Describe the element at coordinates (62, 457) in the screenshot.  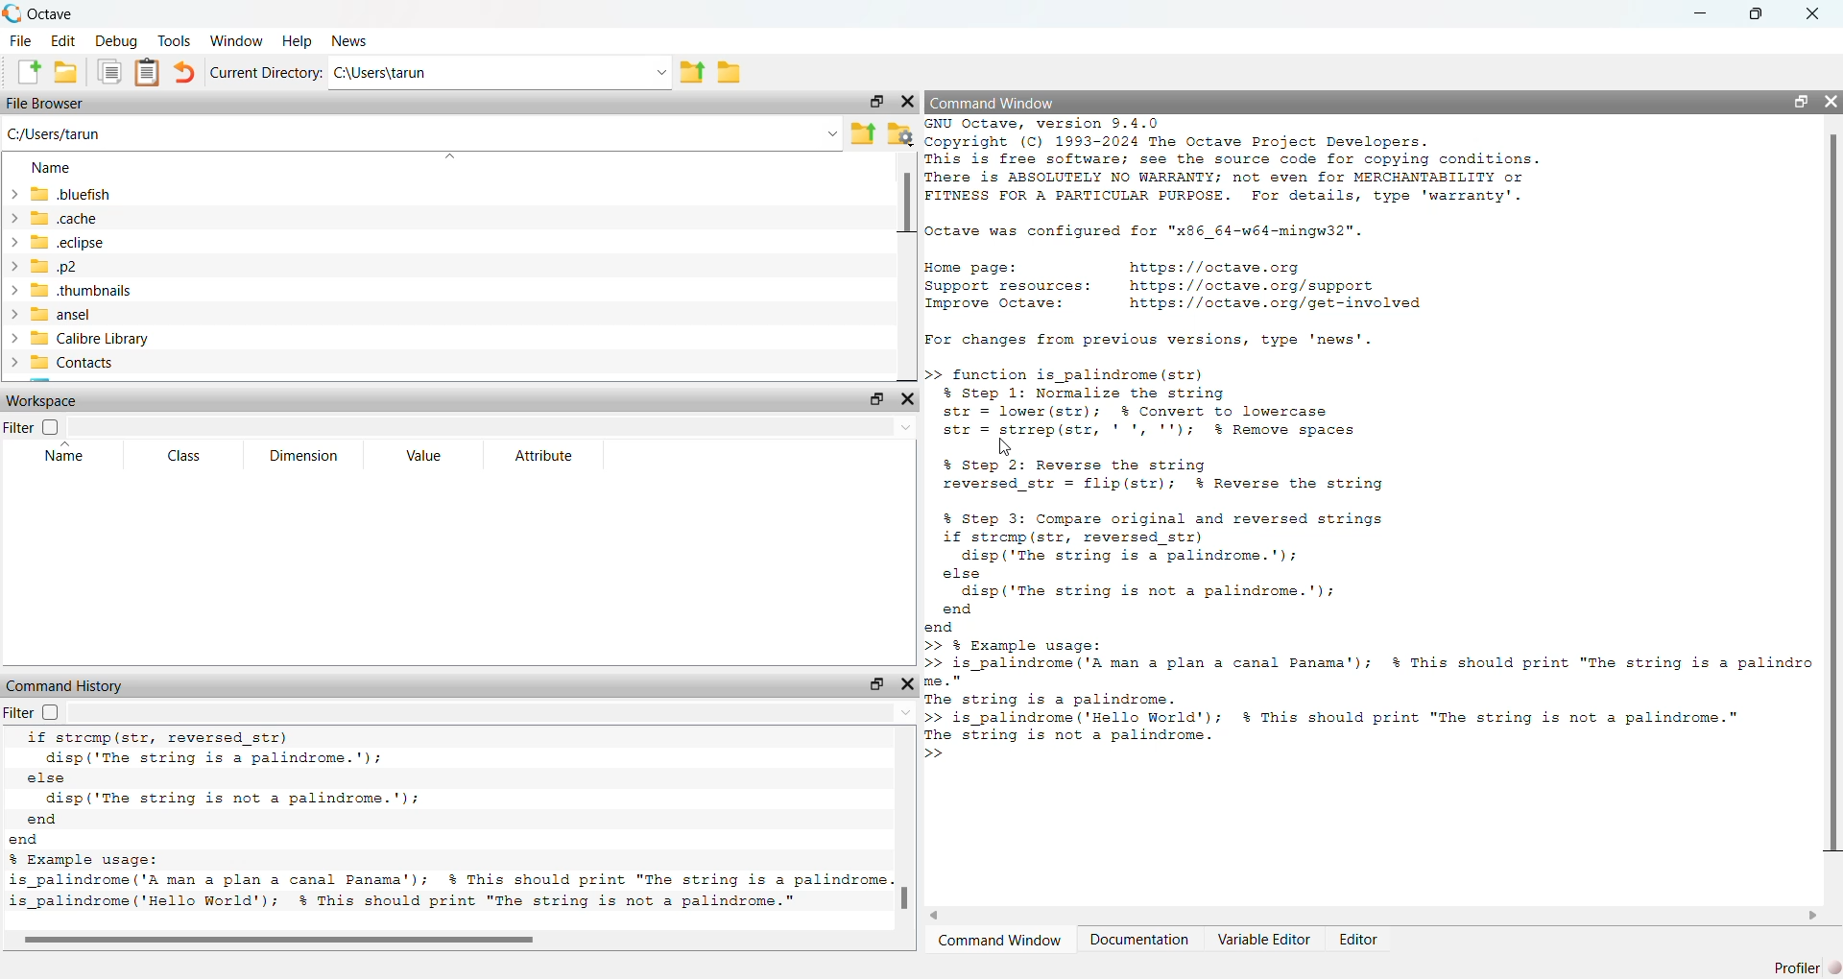
I see `name` at that location.